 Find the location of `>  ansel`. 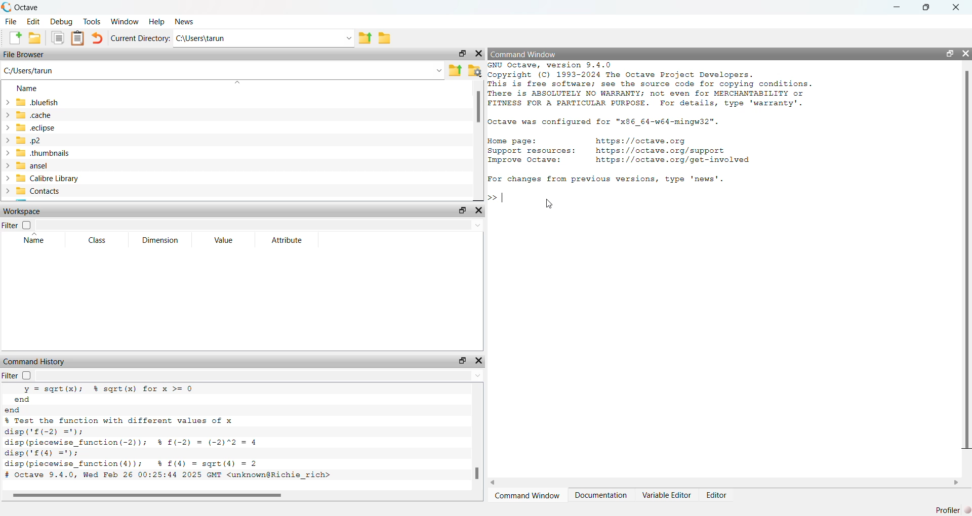

>  ansel is located at coordinates (27, 166).